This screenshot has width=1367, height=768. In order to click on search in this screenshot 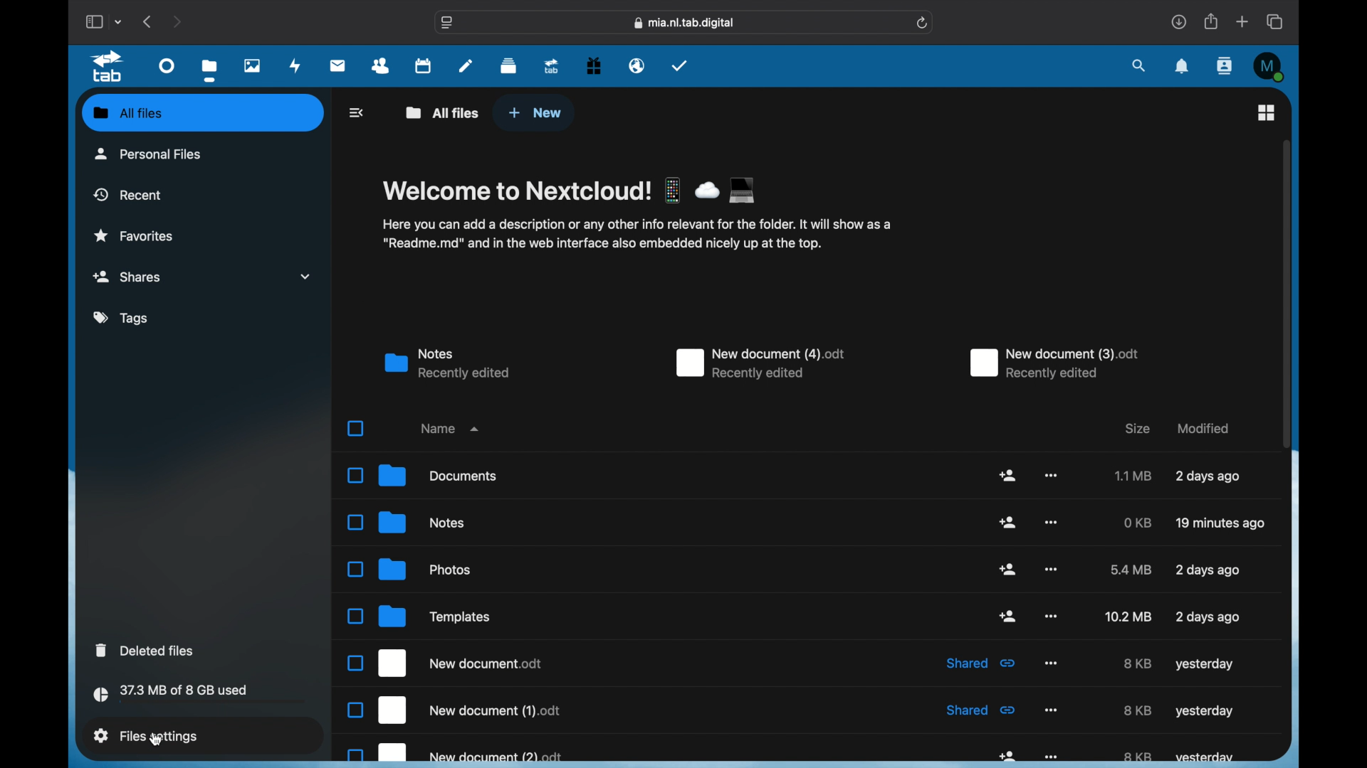, I will do `click(1139, 66)`.